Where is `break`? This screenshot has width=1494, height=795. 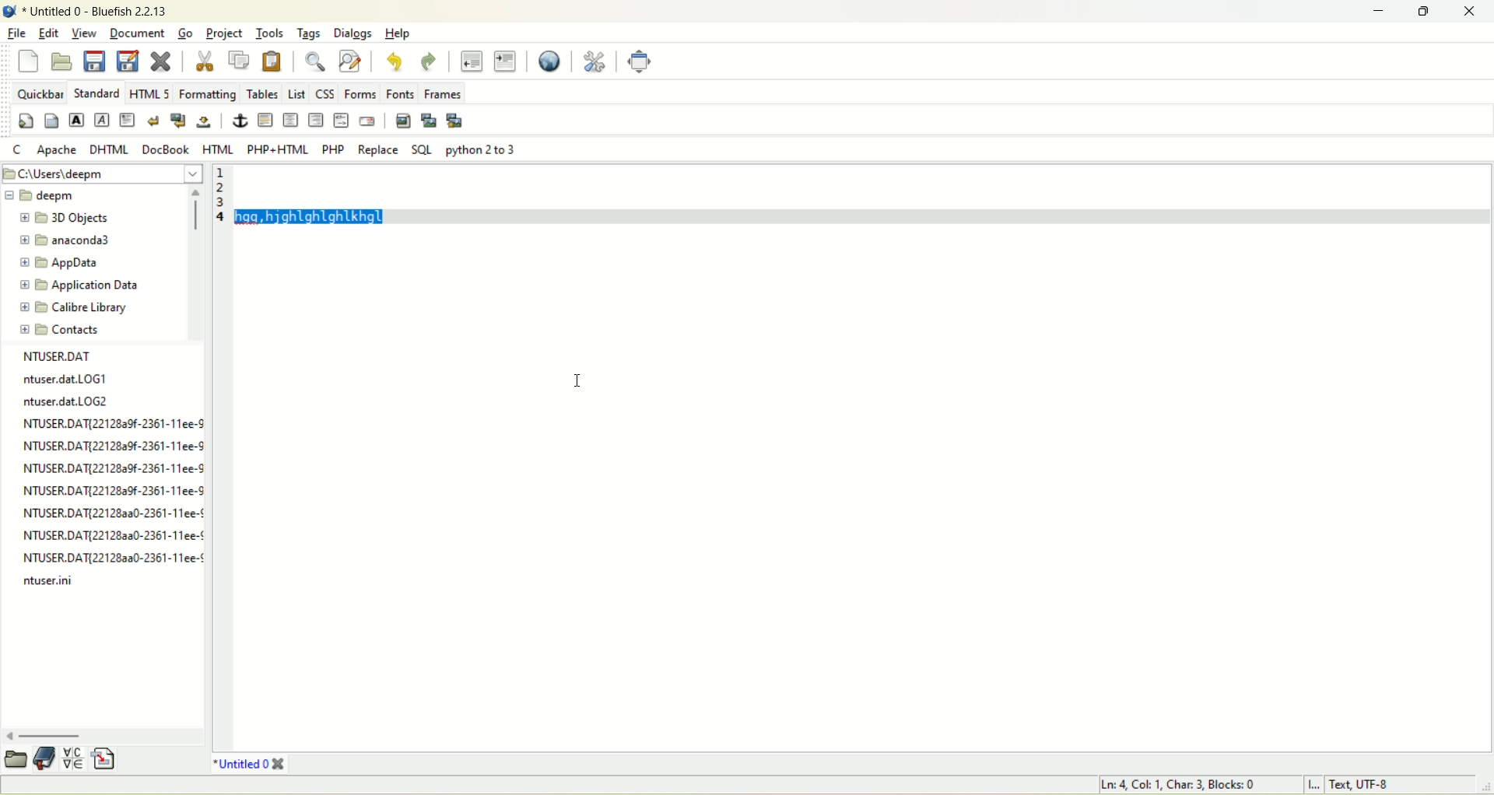
break is located at coordinates (153, 120).